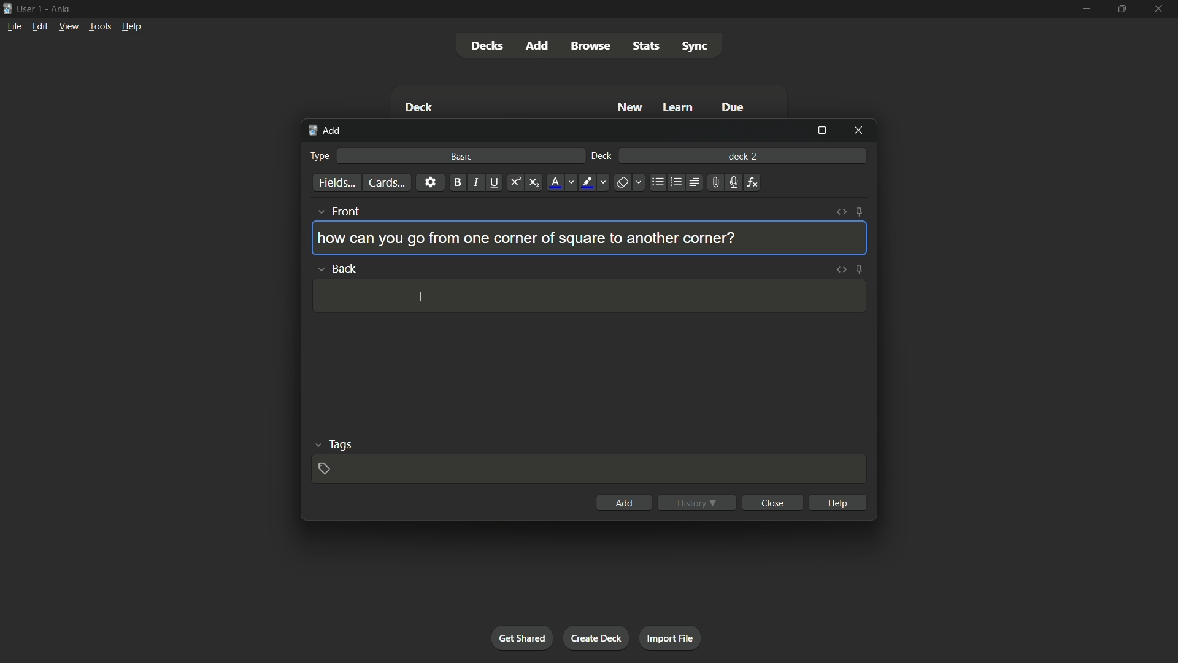 The width and height of the screenshot is (1178, 663). Describe the element at coordinates (430, 183) in the screenshot. I see `settings` at that location.